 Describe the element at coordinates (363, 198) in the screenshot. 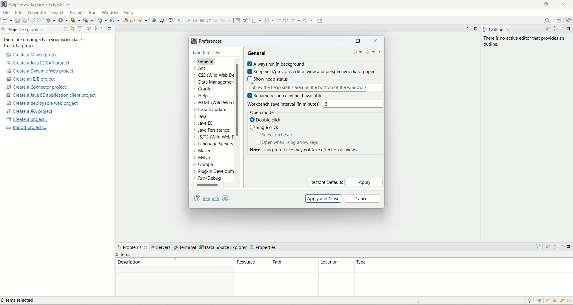

I see `cancel` at that location.